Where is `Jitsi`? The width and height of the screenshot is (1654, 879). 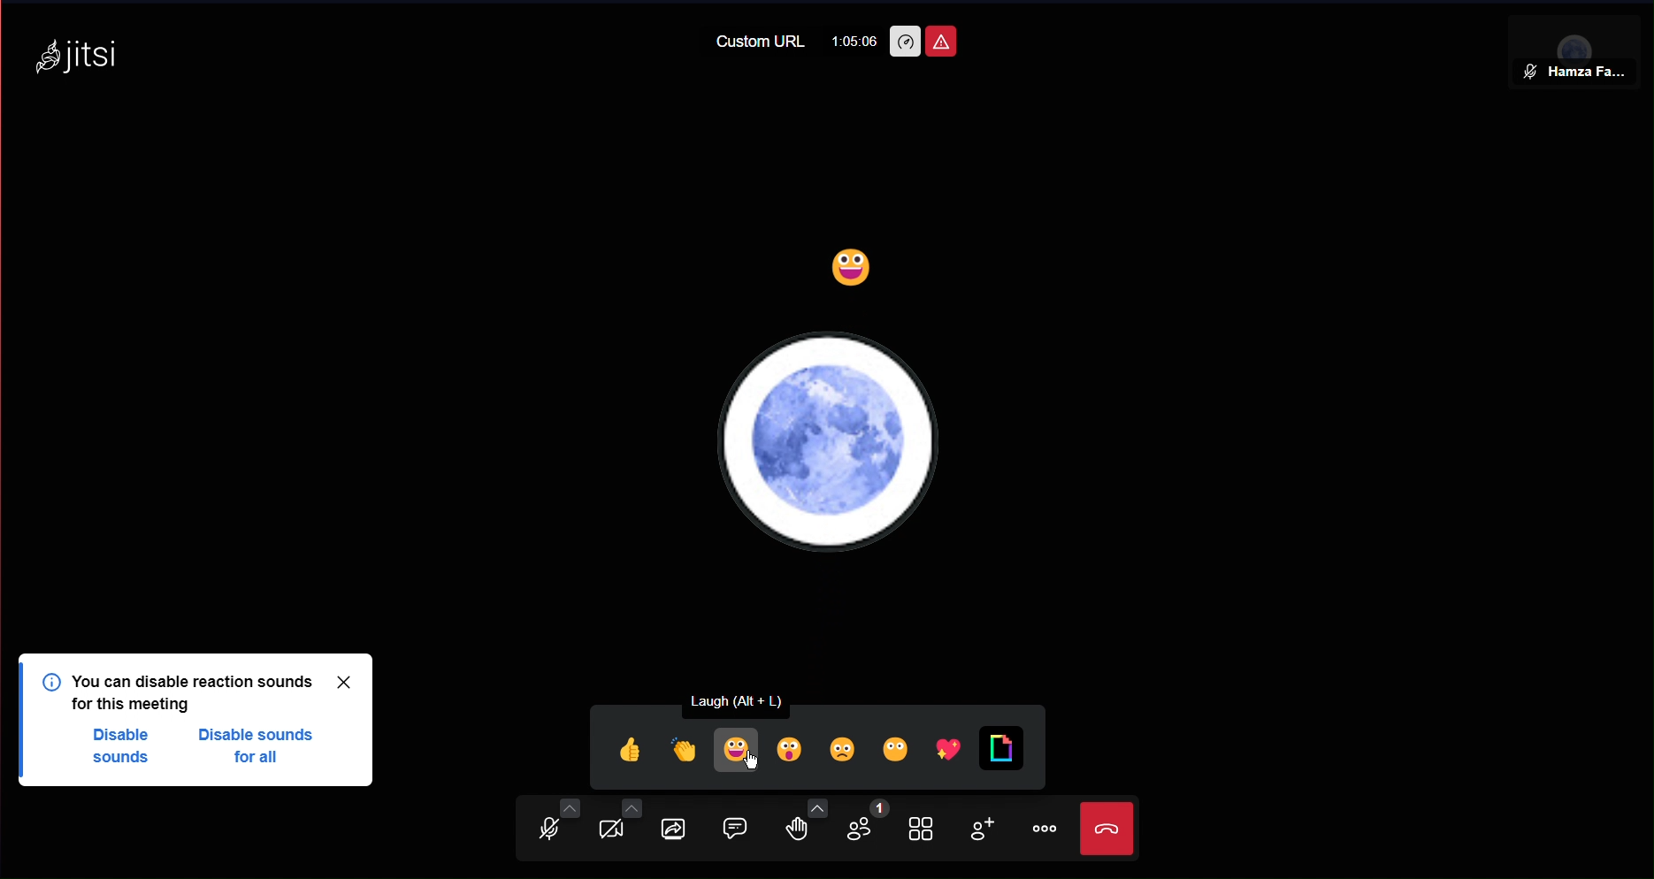 Jitsi is located at coordinates (83, 52).